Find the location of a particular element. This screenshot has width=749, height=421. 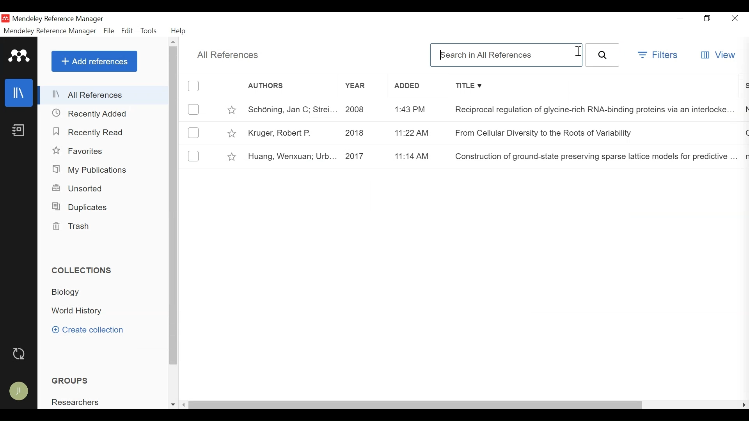

Filter is located at coordinates (658, 56).